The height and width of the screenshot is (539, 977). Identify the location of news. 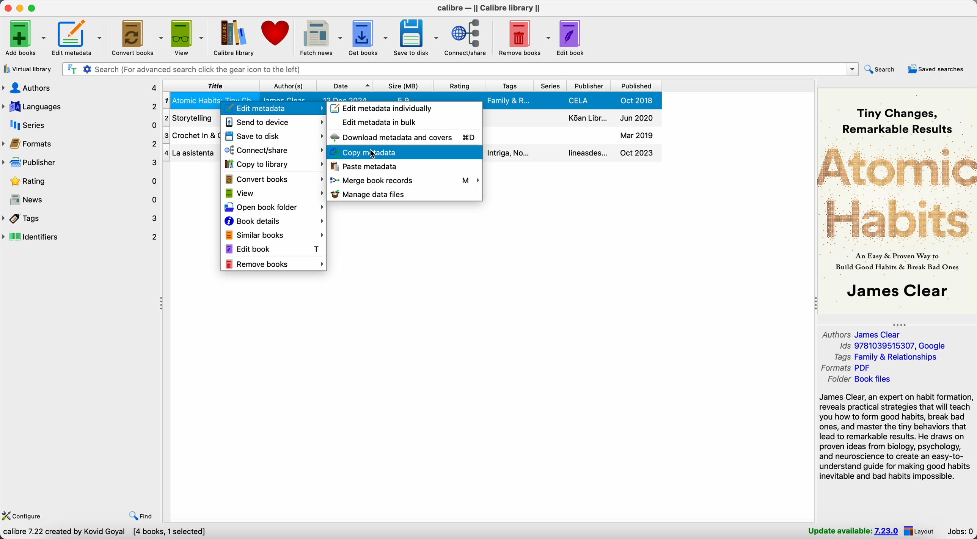
(81, 200).